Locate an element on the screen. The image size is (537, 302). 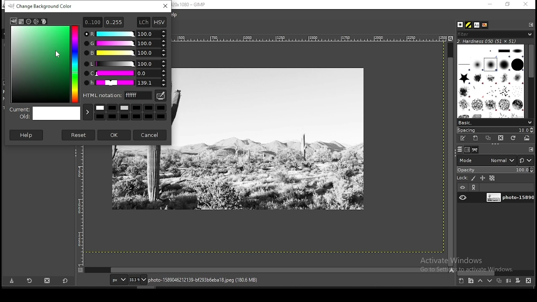
configure this pane is located at coordinates (530, 24).